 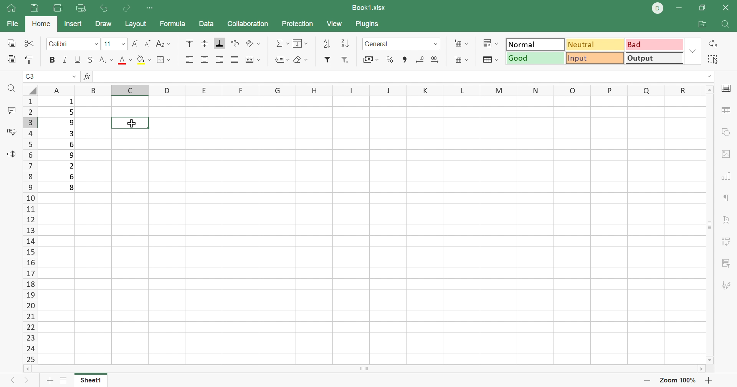 What do you see at coordinates (71, 134) in the screenshot?
I see `3` at bounding box center [71, 134].